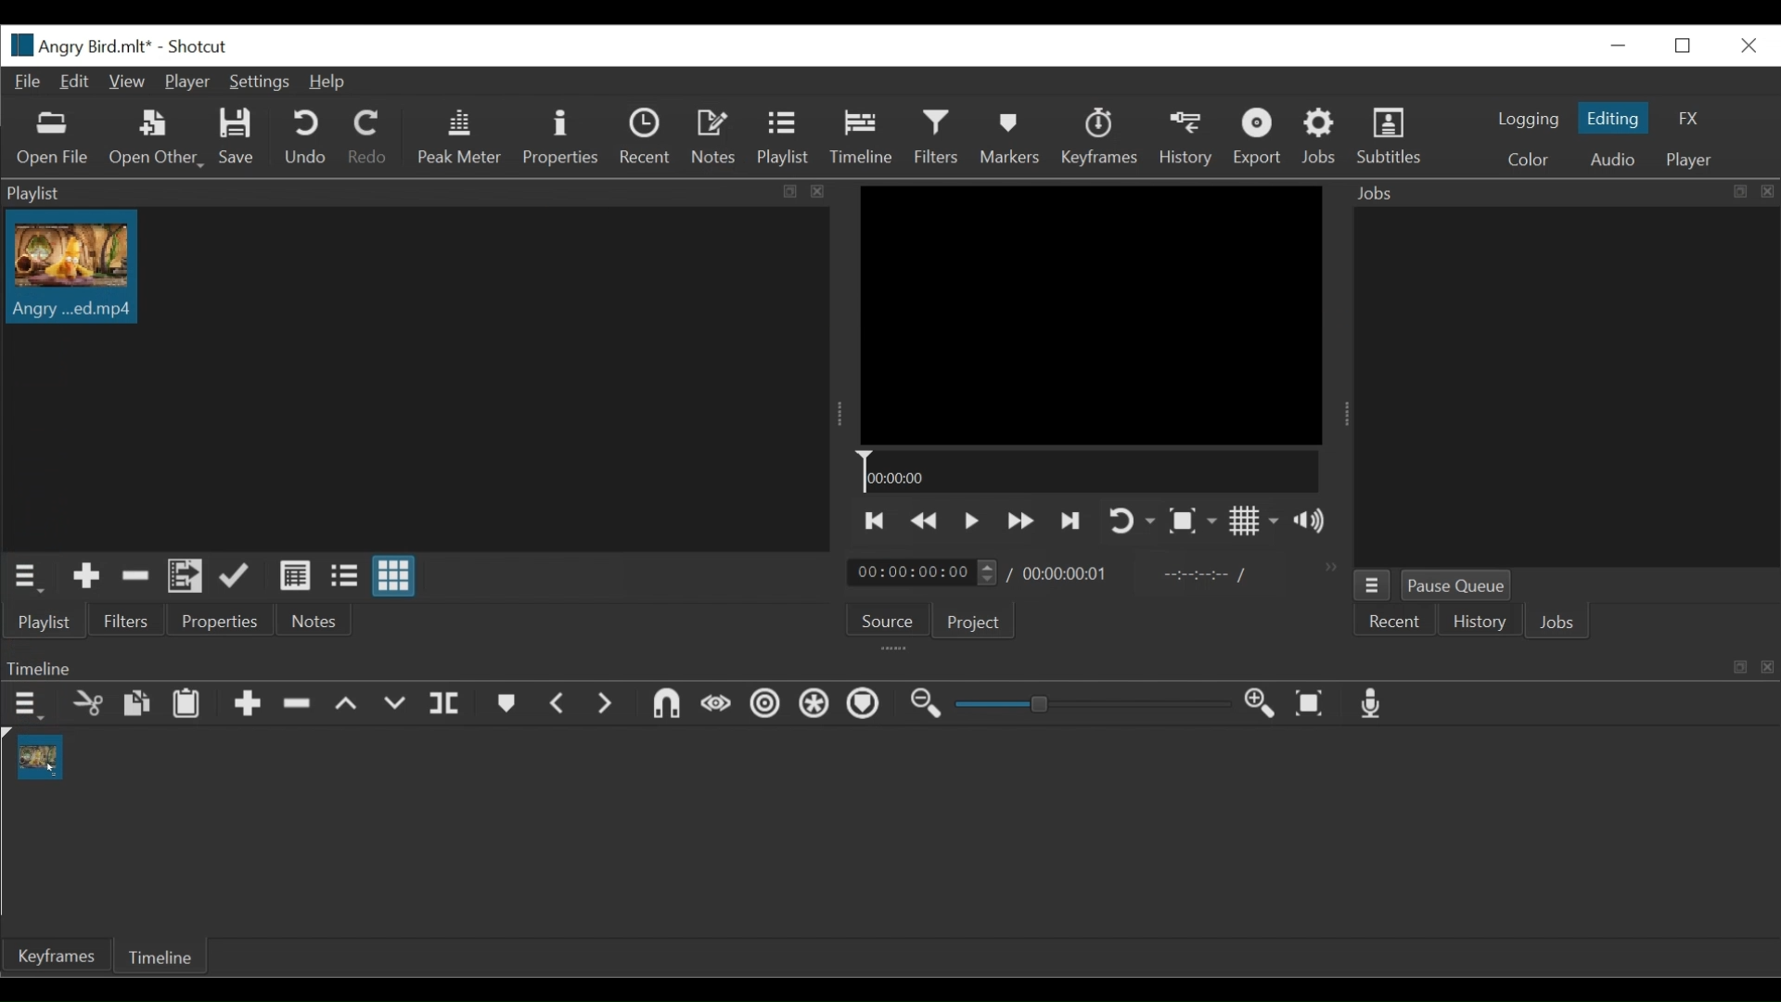 Image resolution: width=1781 pixels, height=1002 pixels. What do you see at coordinates (1557, 622) in the screenshot?
I see `Jobs` at bounding box center [1557, 622].